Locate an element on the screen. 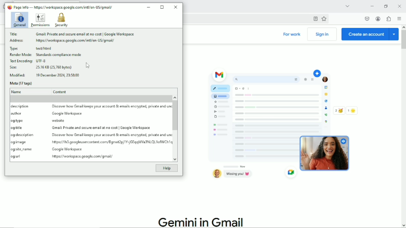  text/html is located at coordinates (44, 48).